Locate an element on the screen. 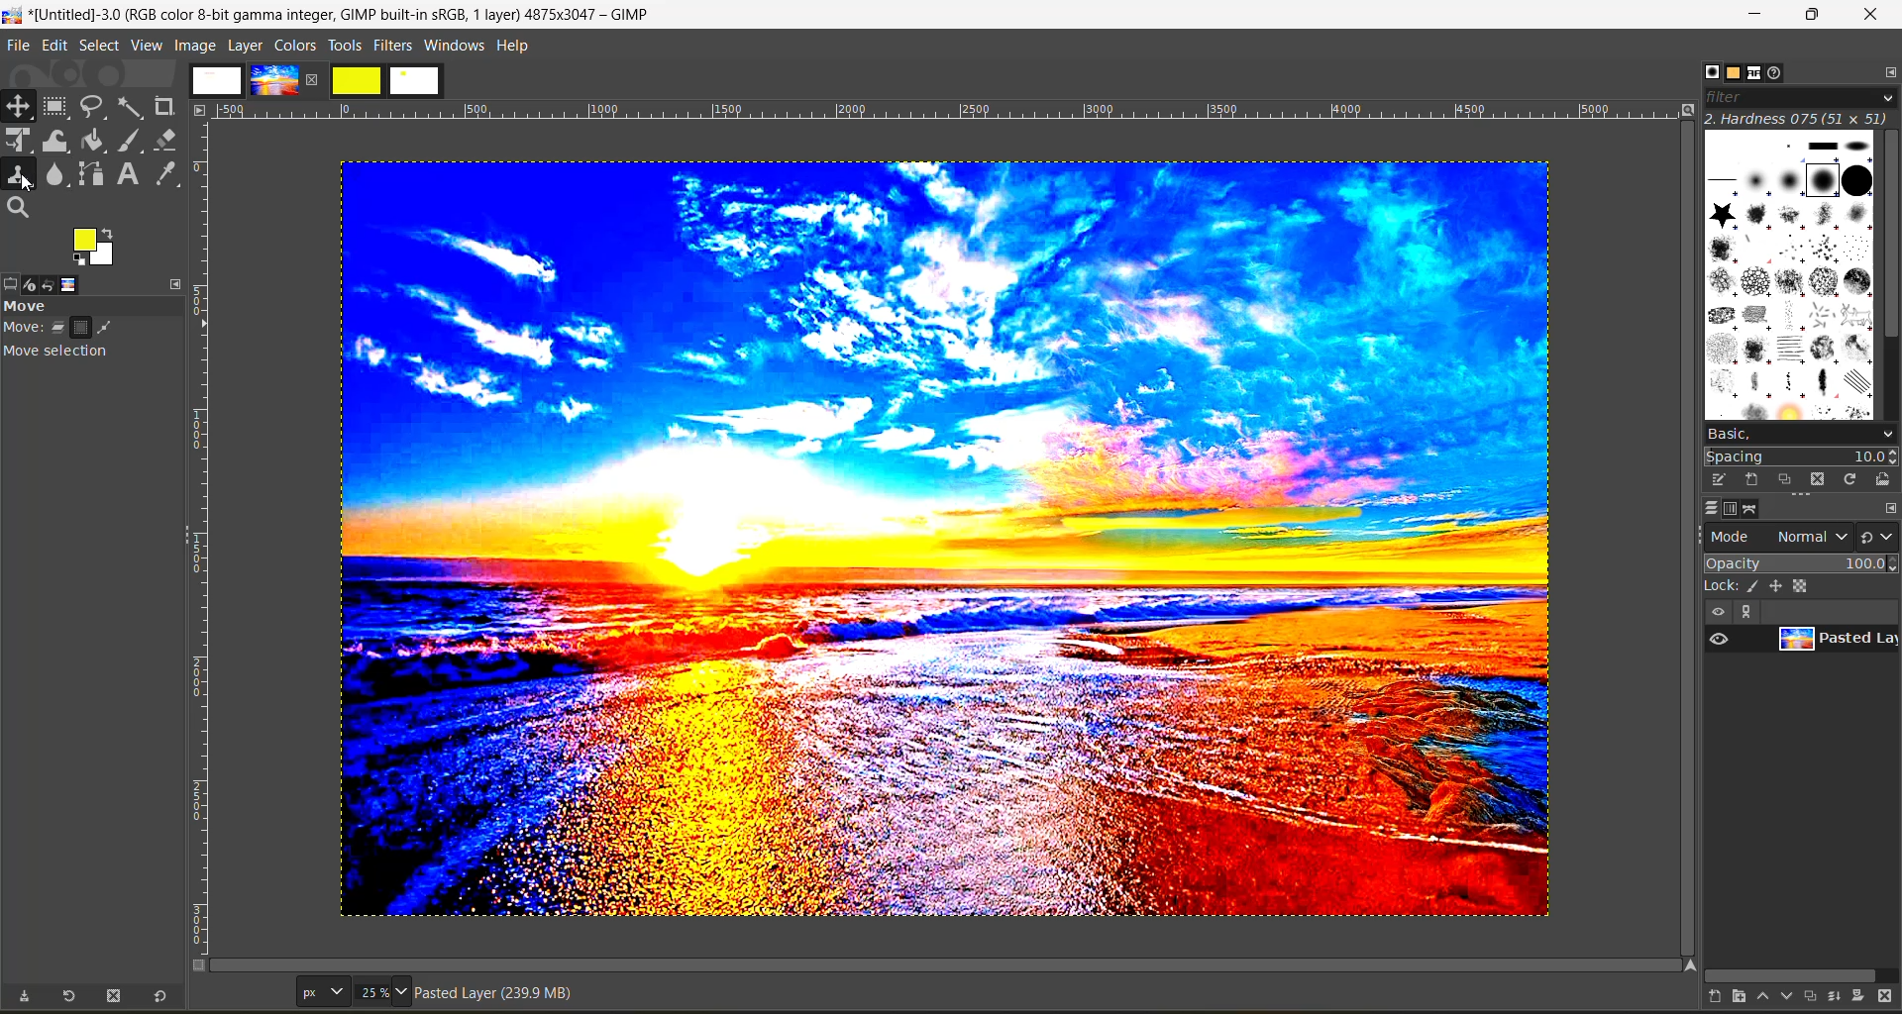 Image resolution: width=1902 pixels, height=1014 pixels. channels is located at coordinates (1734, 509).